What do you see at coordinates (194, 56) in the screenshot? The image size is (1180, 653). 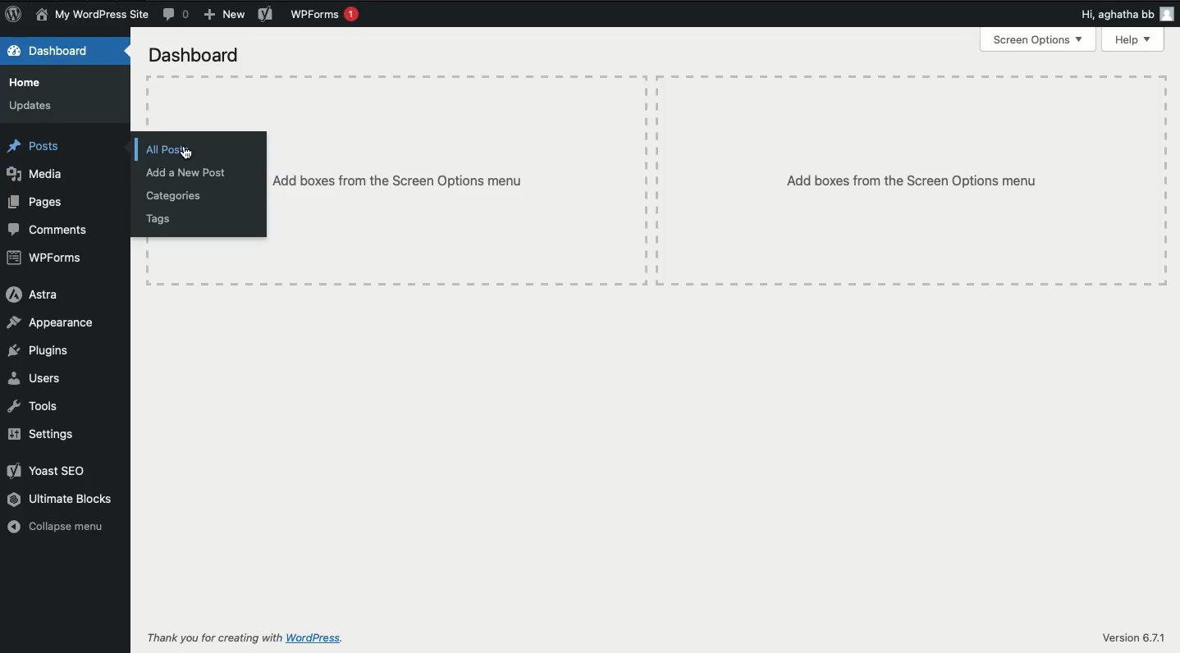 I see `Dashboard` at bounding box center [194, 56].